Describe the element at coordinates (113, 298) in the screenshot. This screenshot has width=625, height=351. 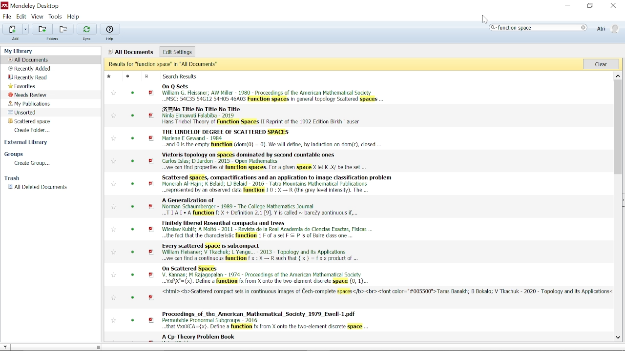
I see `Add to favorite` at that location.